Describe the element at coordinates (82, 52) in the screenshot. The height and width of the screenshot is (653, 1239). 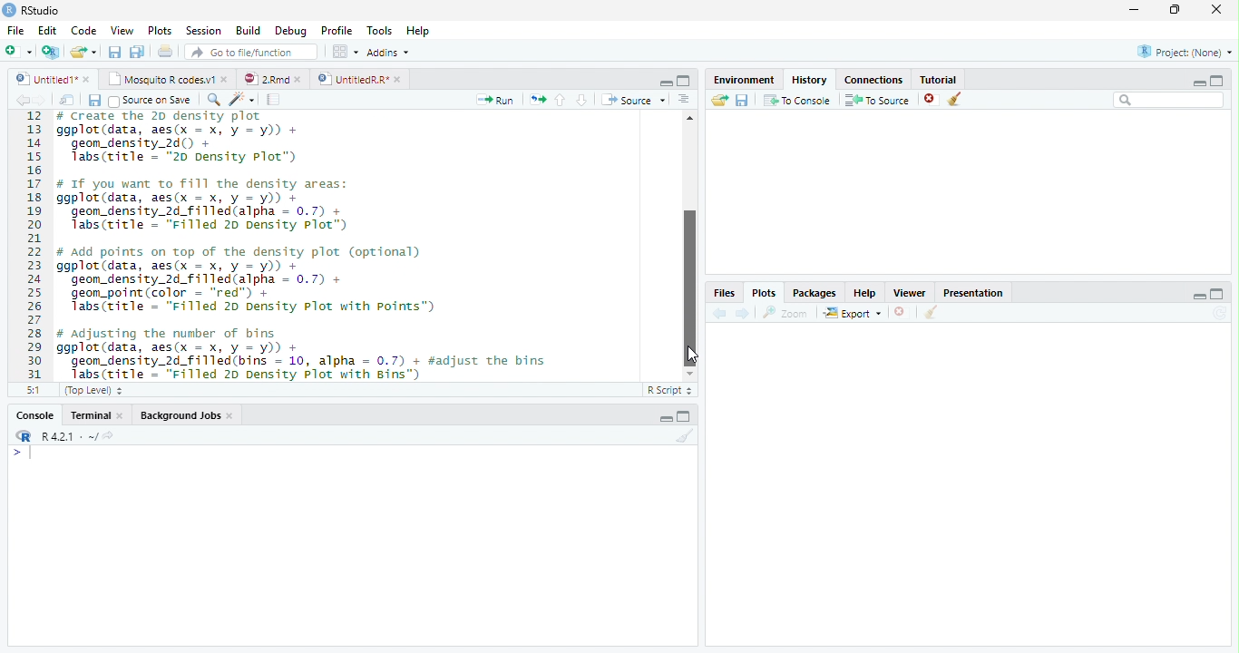
I see `open an existing file` at that location.